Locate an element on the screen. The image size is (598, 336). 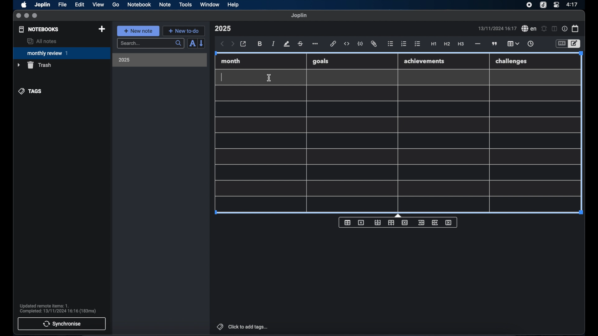
attach file is located at coordinates (374, 44).